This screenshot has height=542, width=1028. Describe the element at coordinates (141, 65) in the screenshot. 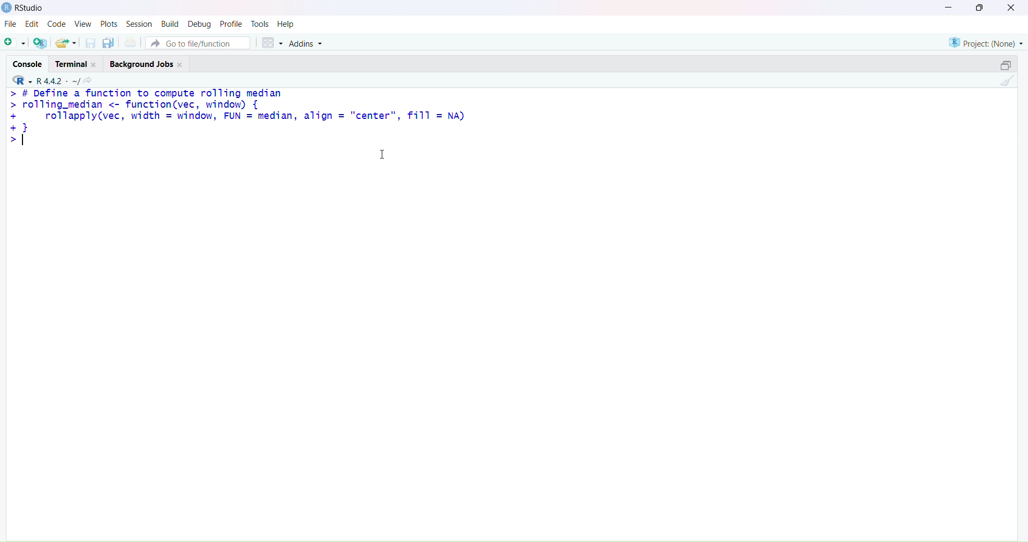

I see `background jobs` at that location.